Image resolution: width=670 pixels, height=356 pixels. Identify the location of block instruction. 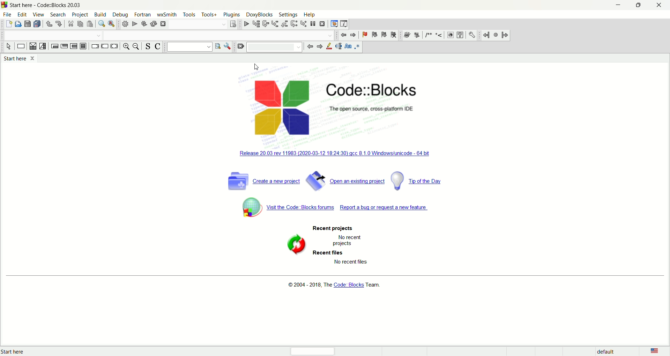
(83, 46).